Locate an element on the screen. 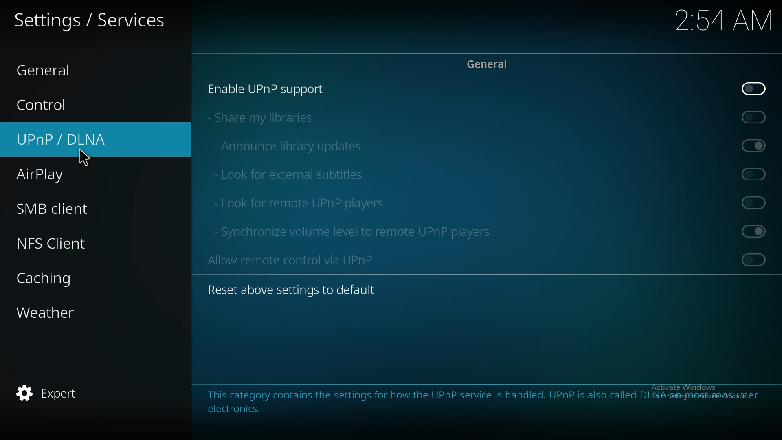  on (Greyed out) is located at coordinates (757, 146).